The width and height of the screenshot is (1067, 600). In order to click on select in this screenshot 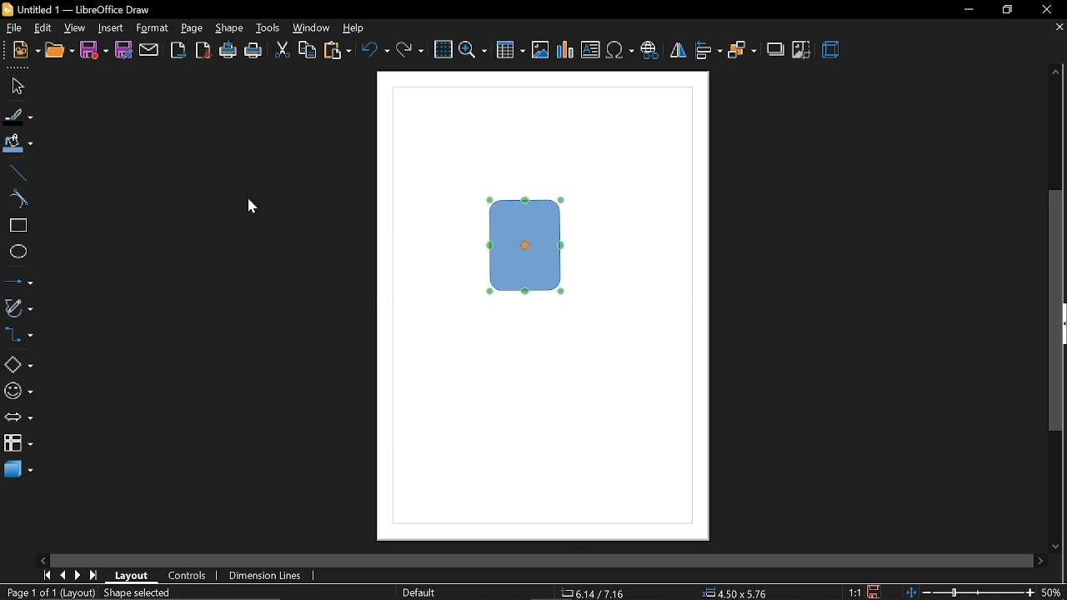, I will do `click(14, 87)`.